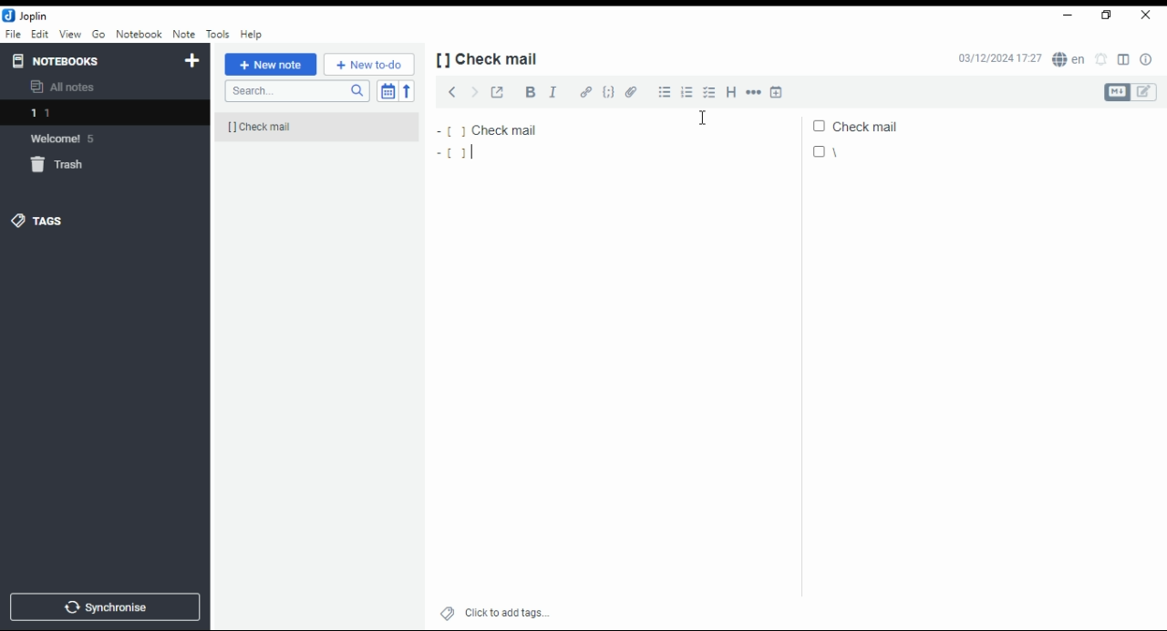 This screenshot has height=631, width=1167. Describe the element at coordinates (26, 15) in the screenshot. I see `icon` at that location.